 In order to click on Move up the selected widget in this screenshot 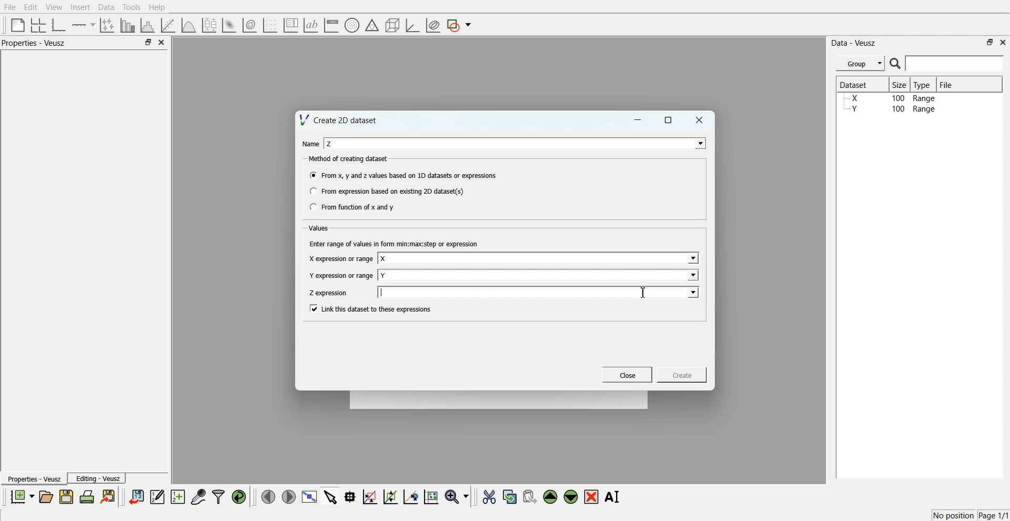, I will do `click(551, 497)`.